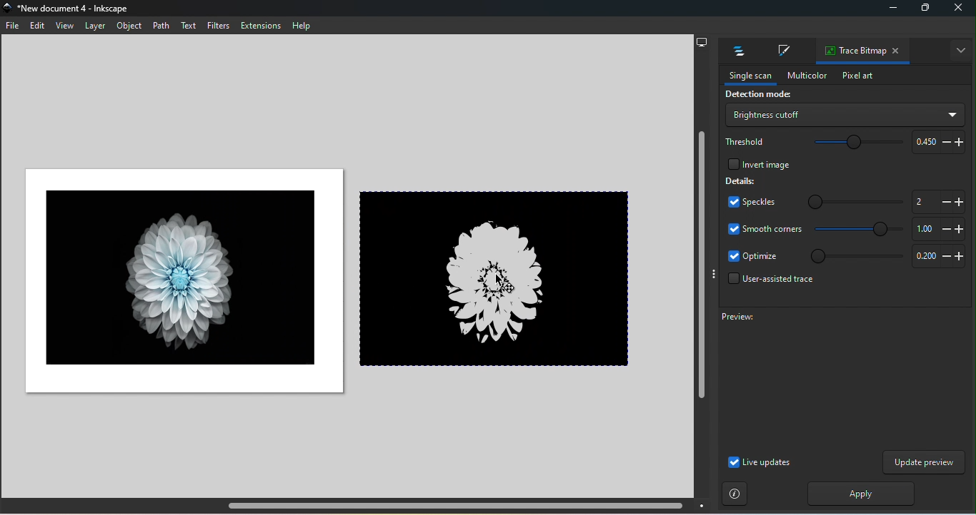 The image size is (976, 515). What do you see at coordinates (63, 26) in the screenshot?
I see `View` at bounding box center [63, 26].